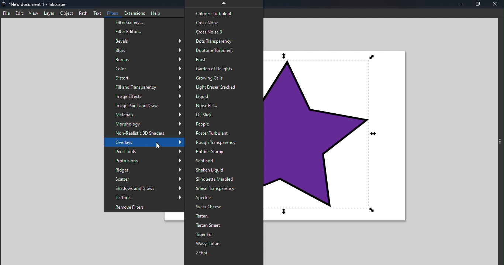 The height and width of the screenshot is (265, 504). What do you see at coordinates (144, 106) in the screenshot?
I see `Image paint and Draw` at bounding box center [144, 106].